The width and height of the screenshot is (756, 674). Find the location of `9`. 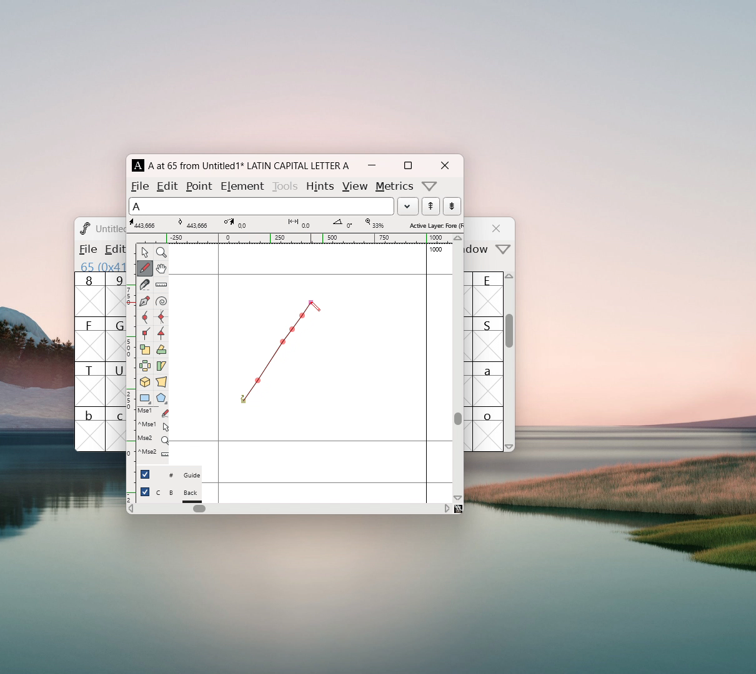

9 is located at coordinates (116, 294).